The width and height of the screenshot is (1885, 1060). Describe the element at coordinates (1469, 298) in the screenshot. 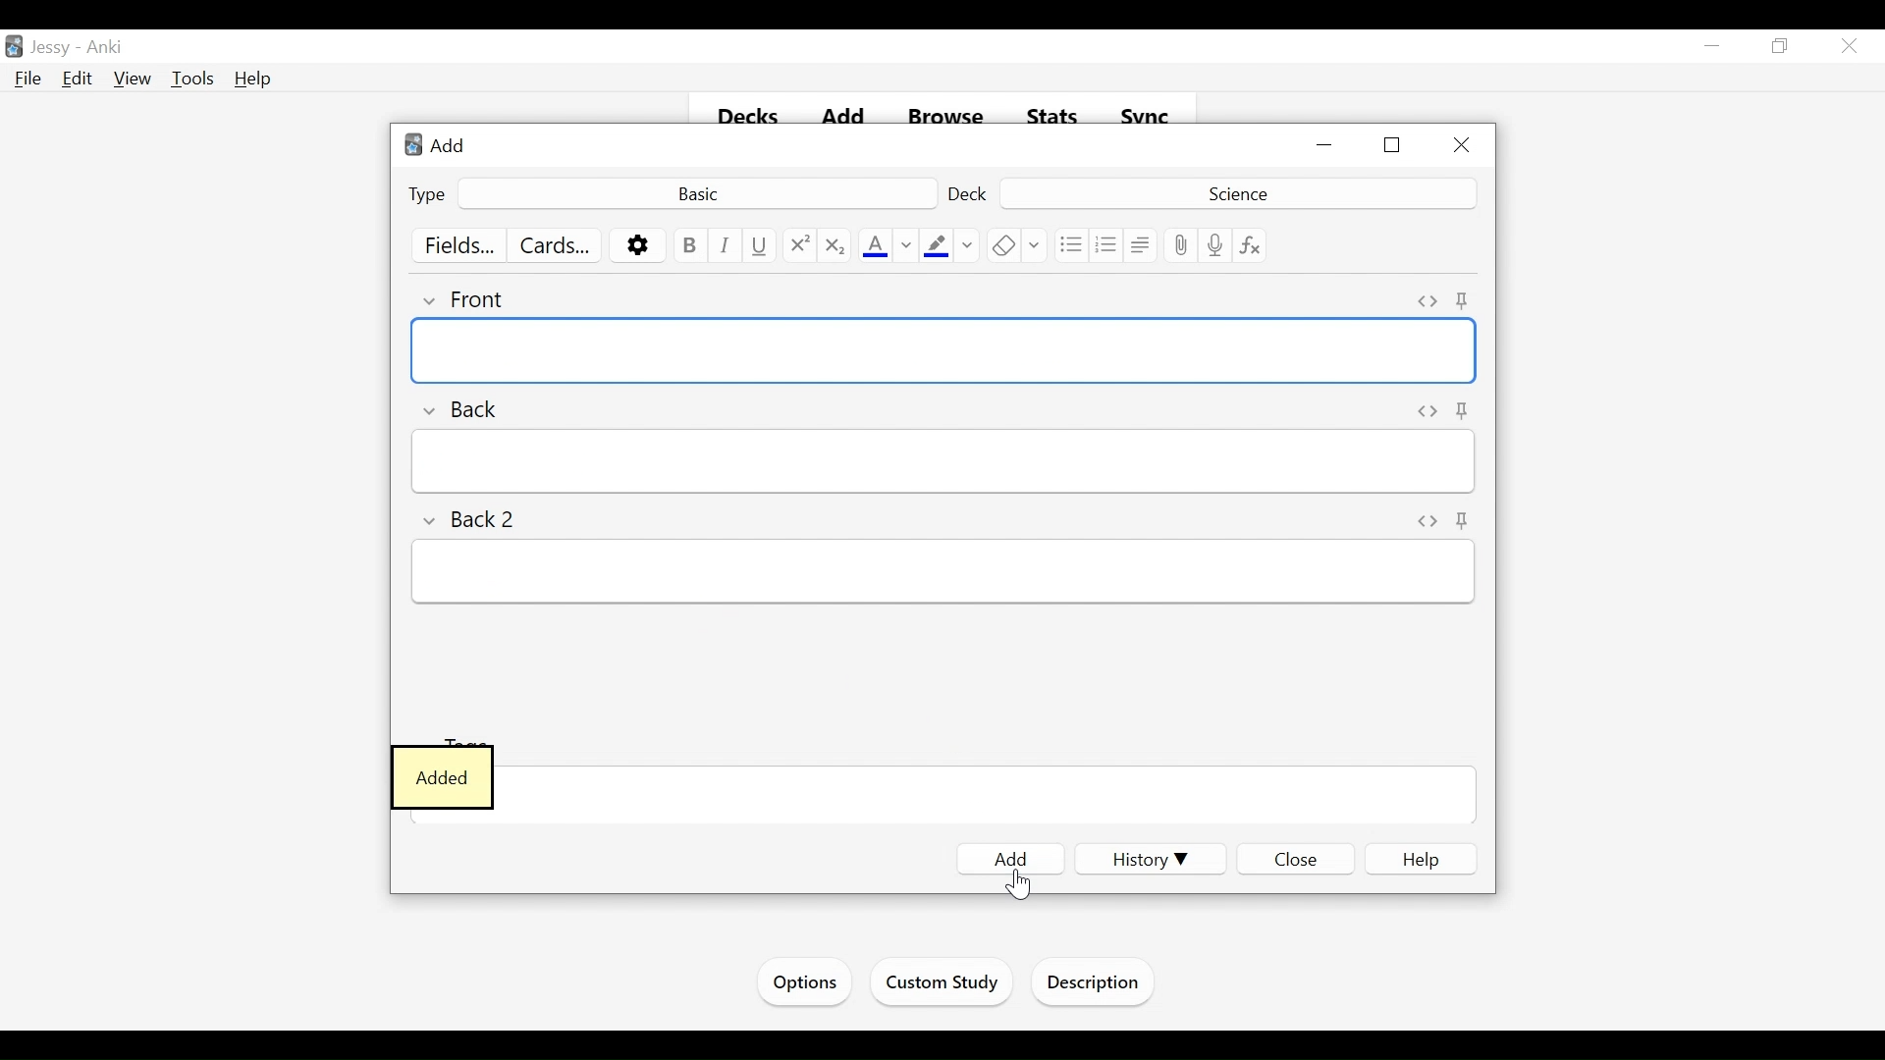

I see `Toggle sticky` at that location.